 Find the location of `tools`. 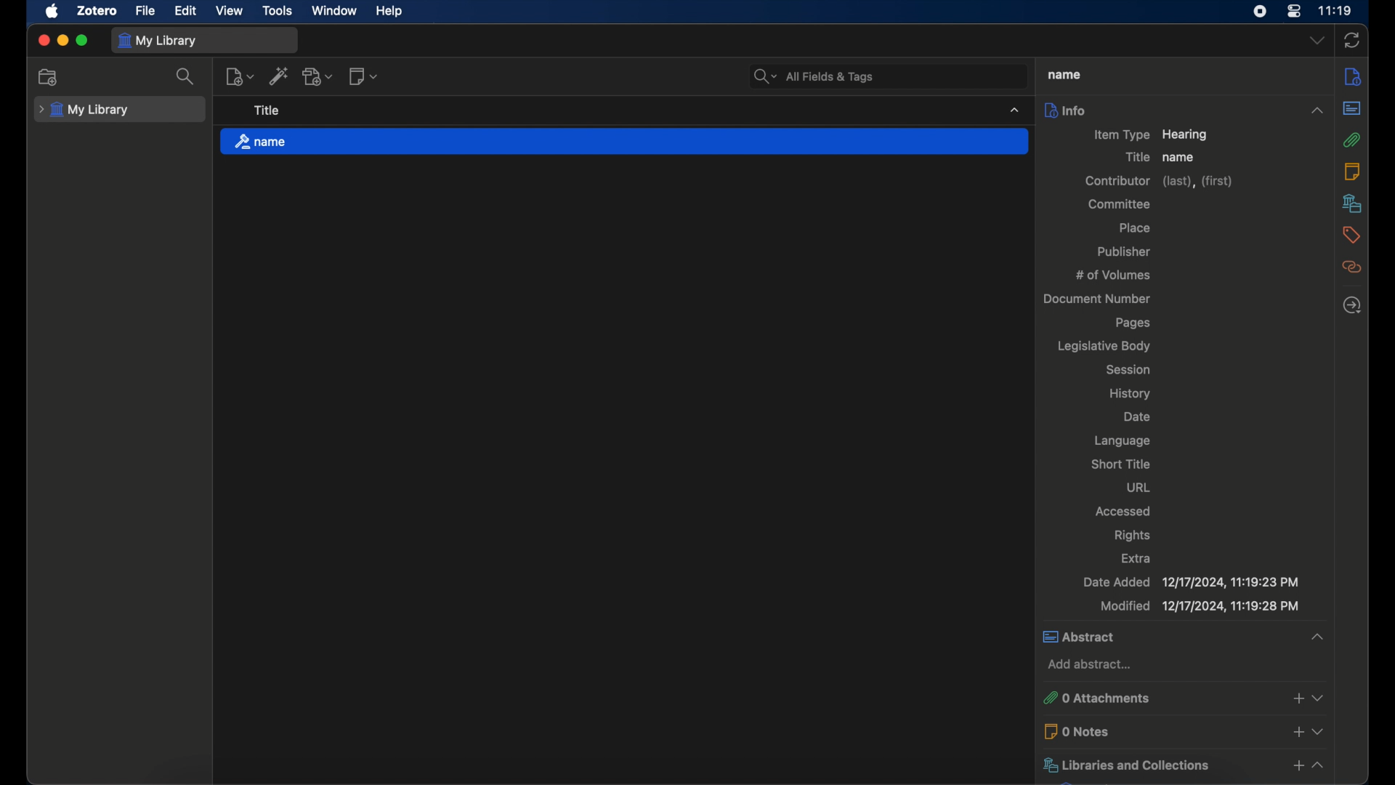

tools is located at coordinates (278, 9).